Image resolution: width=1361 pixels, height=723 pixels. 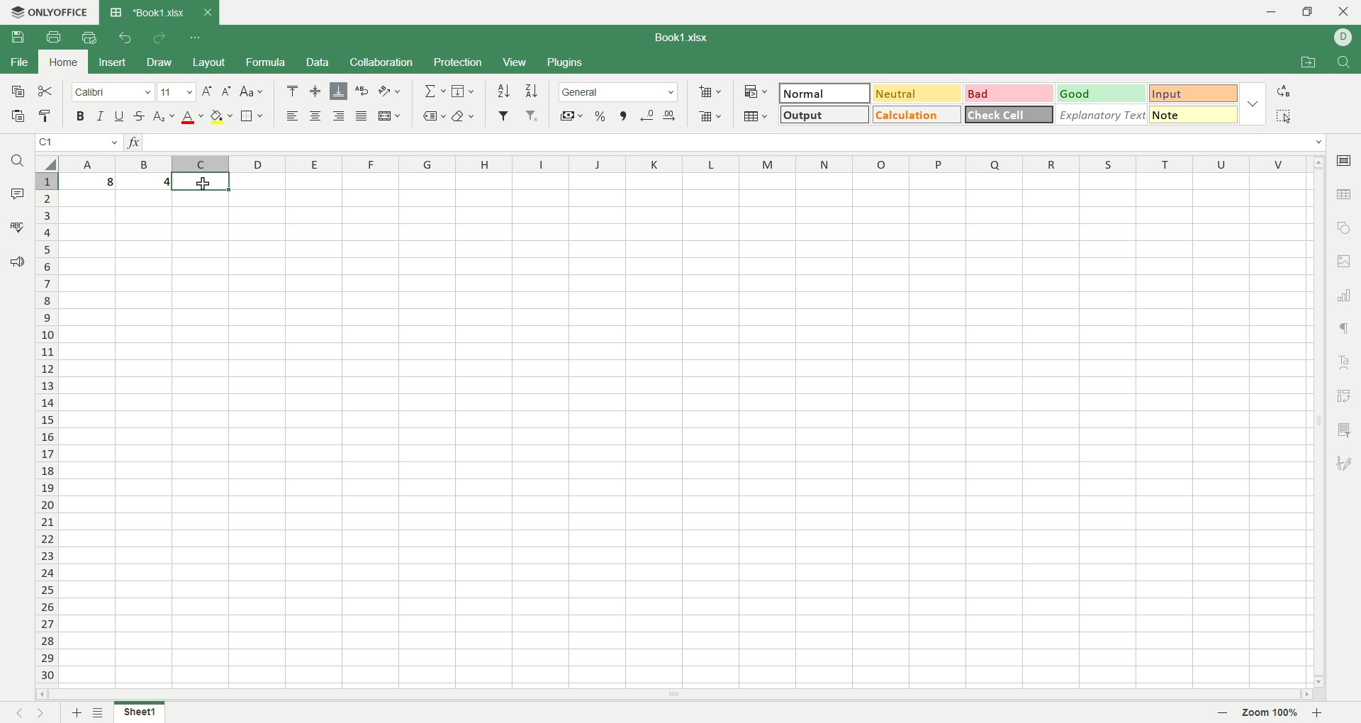 What do you see at coordinates (16, 263) in the screenshot?
I see `feedback and support` at bounding box center [16, 263].